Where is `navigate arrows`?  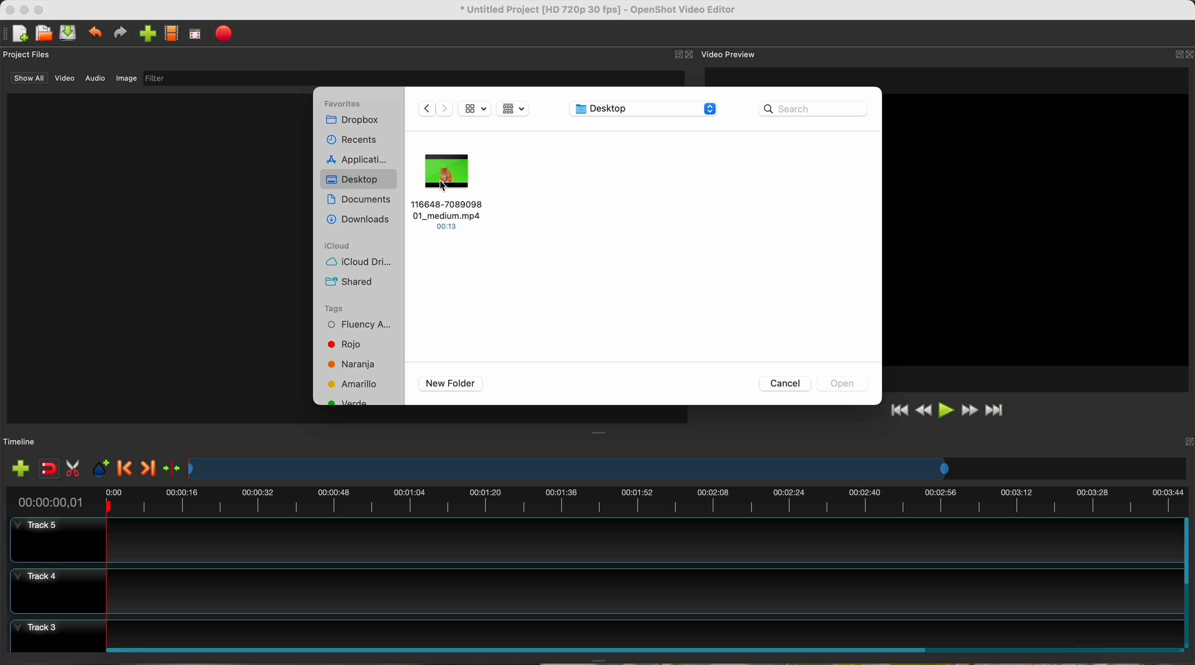
navigate arrows is located at coordinates (433, 108).